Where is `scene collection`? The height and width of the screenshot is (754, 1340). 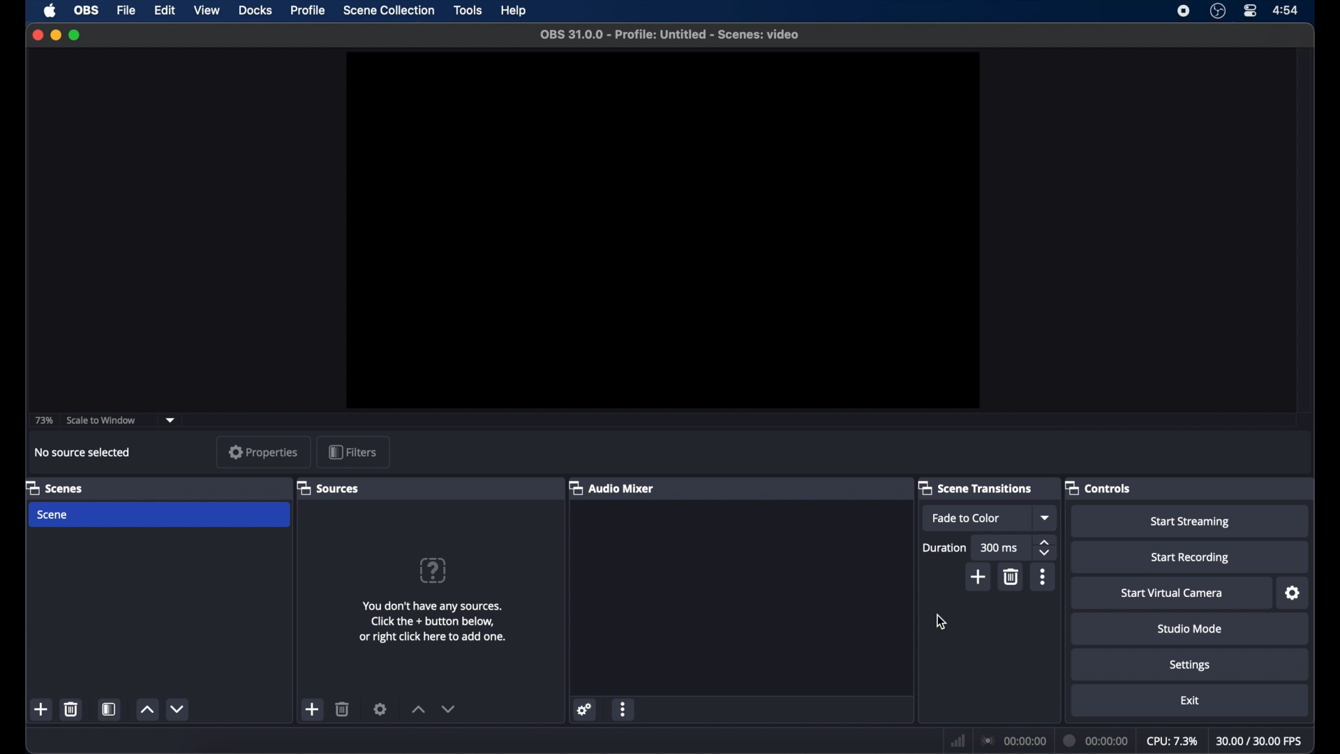 scene collection is located at coordinates (389, 10).